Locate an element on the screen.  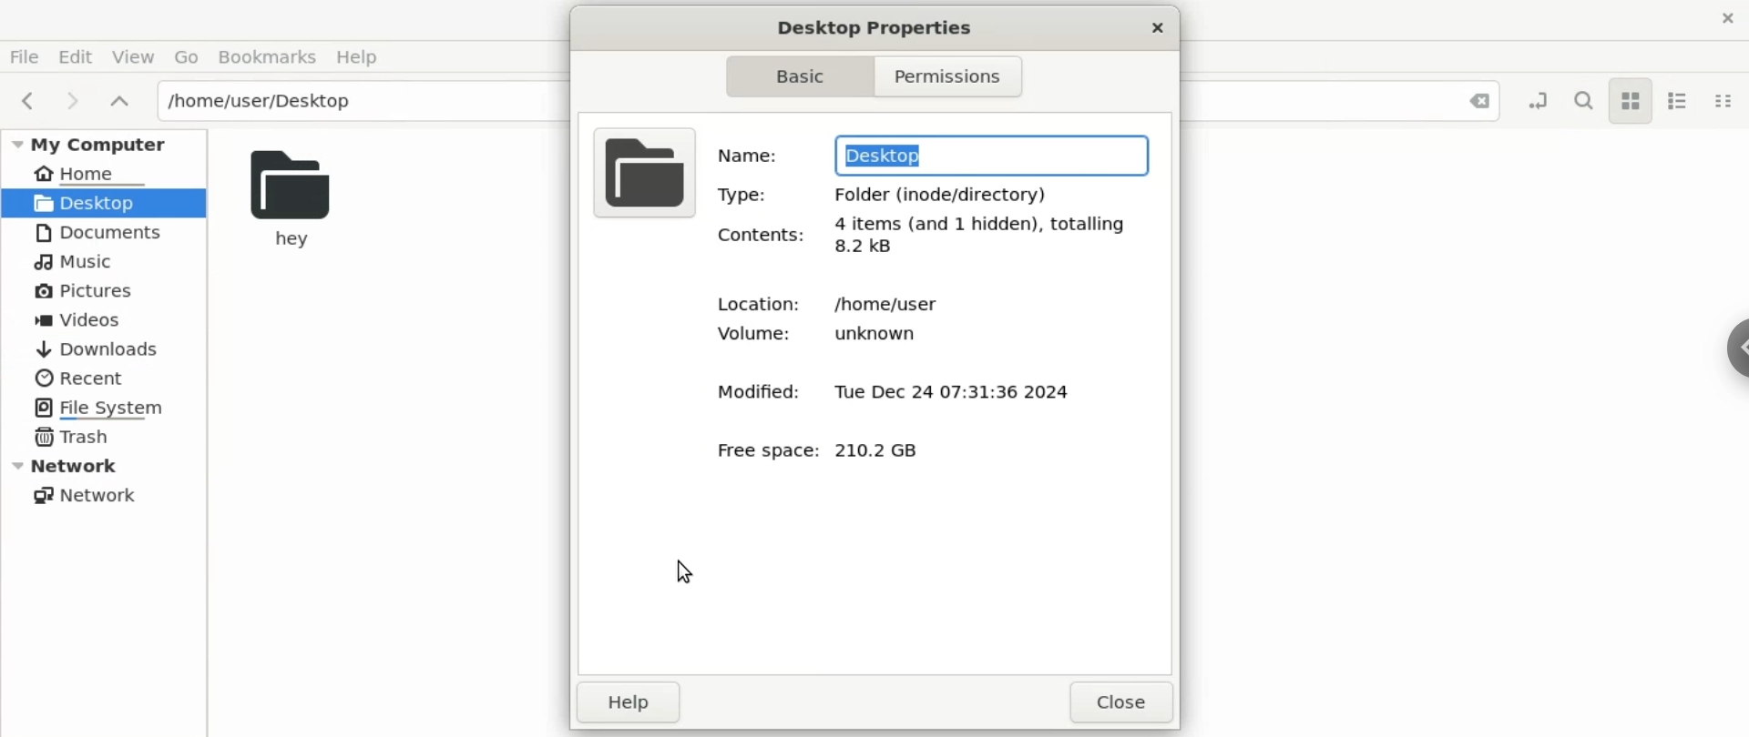
list view is located at coordinates (1686, 102).